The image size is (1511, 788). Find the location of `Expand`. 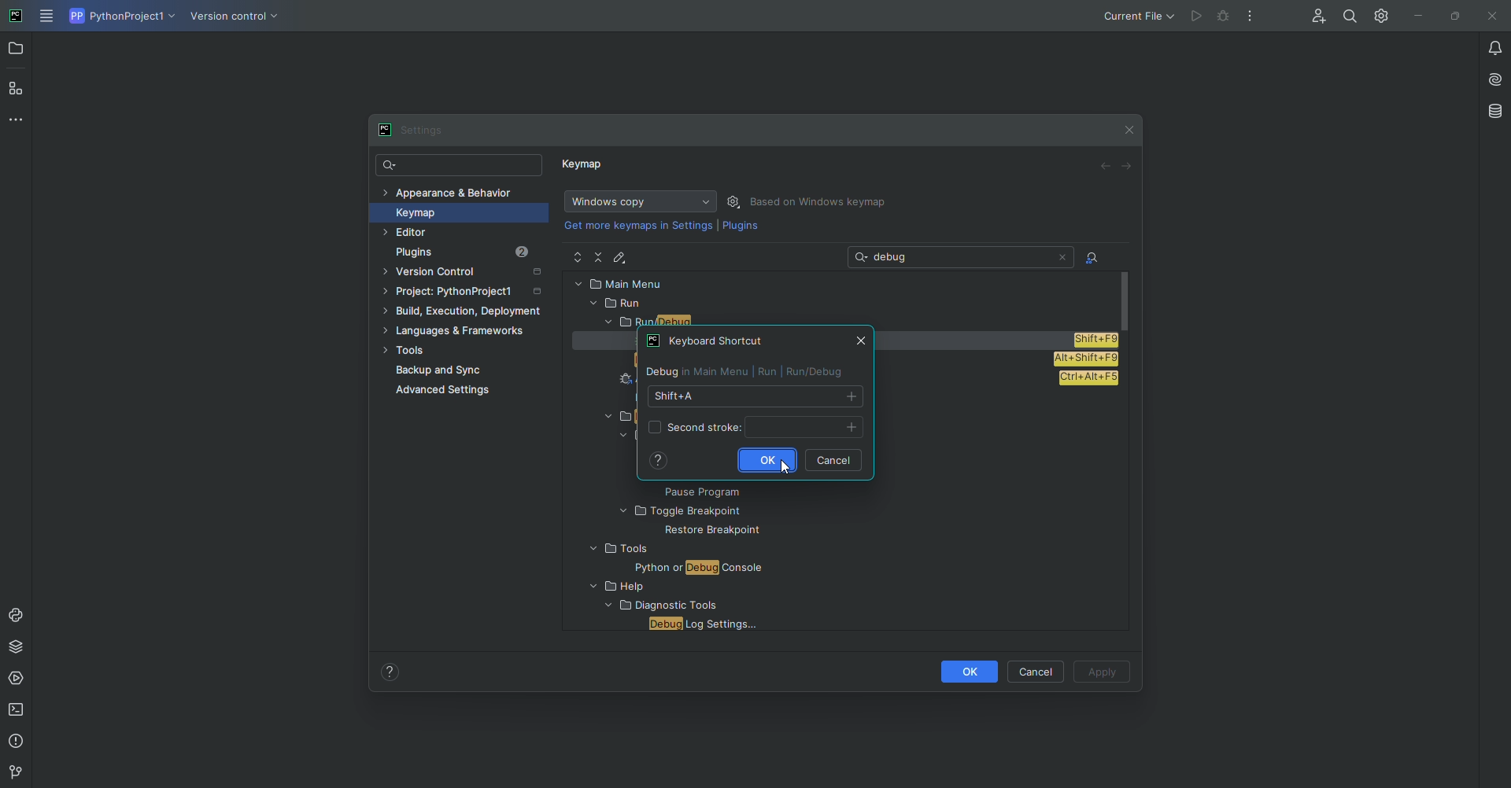

Expand is located at coordinates (578, 258).